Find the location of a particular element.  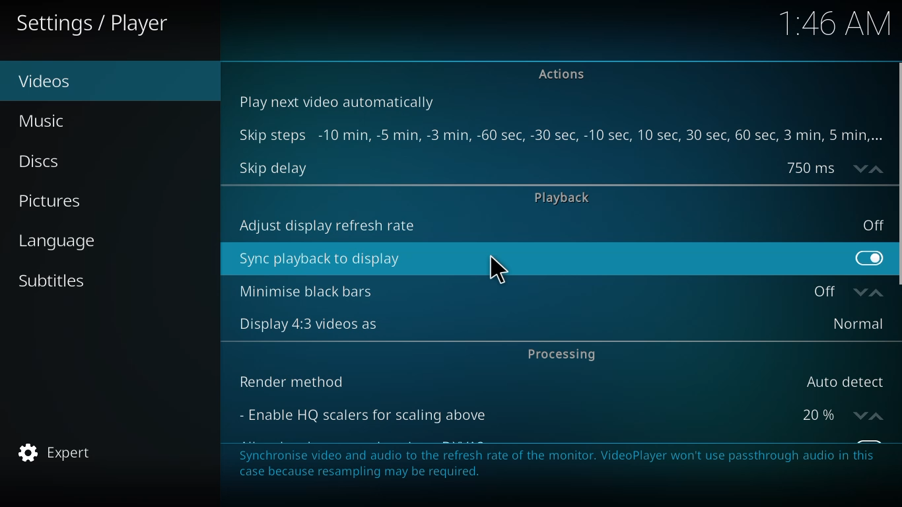

cursor is located at coordinates (499, 267).